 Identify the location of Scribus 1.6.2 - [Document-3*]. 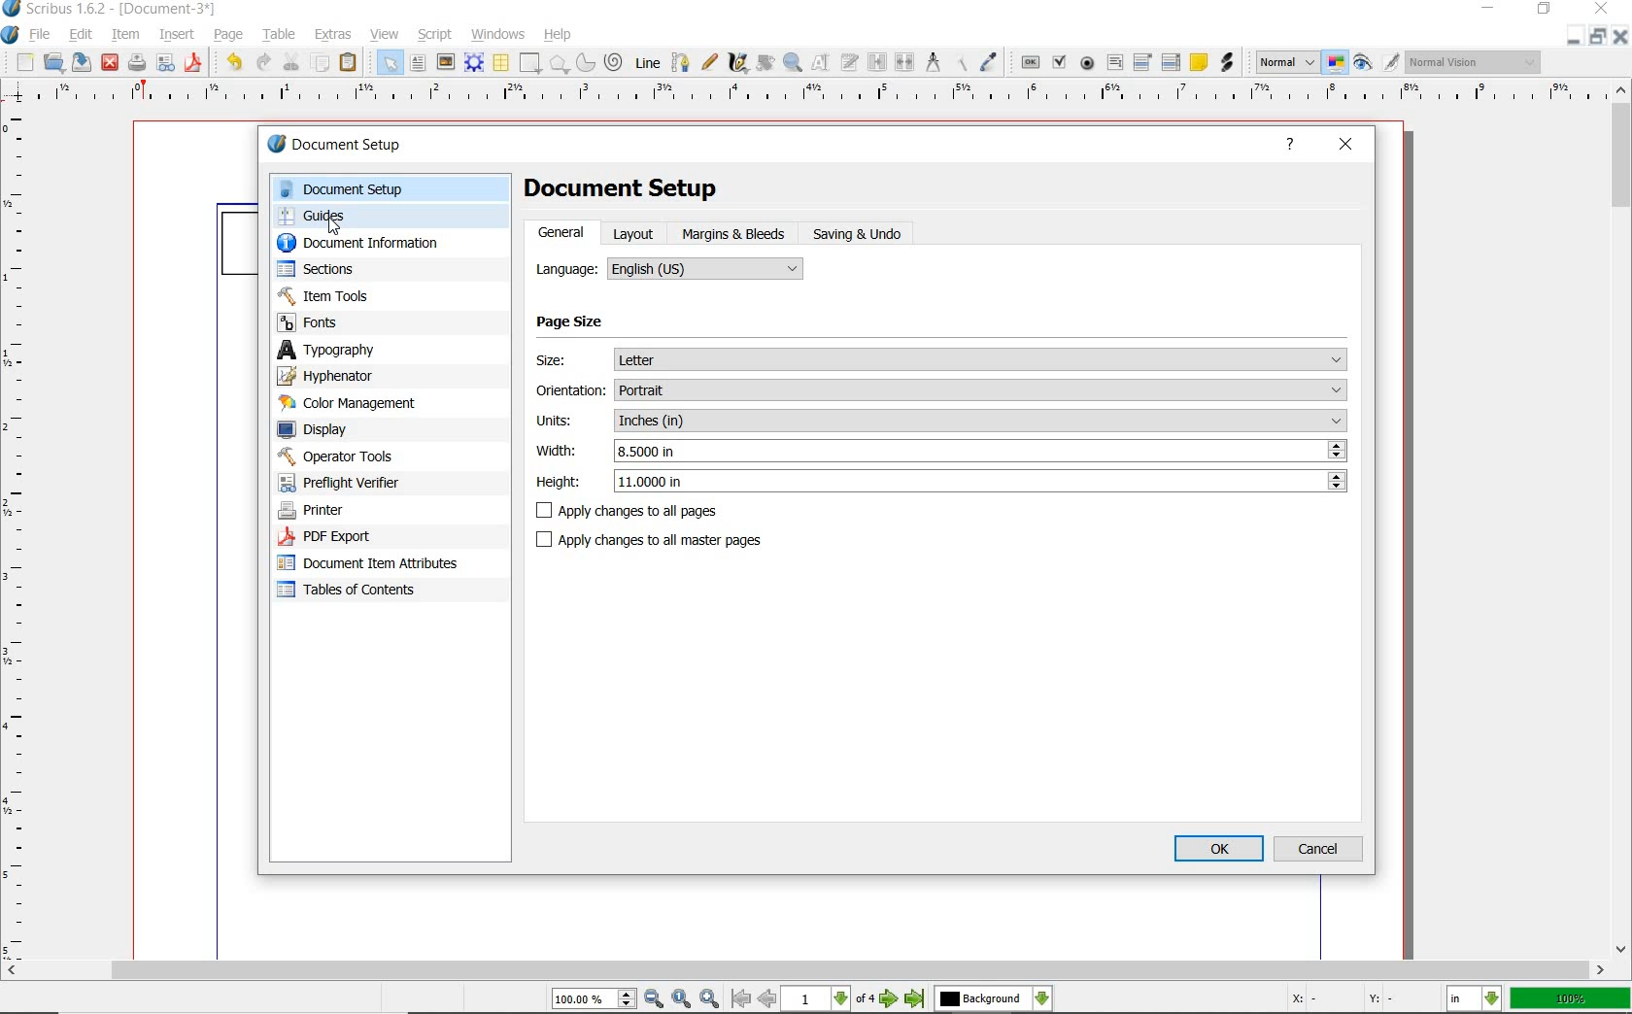
(110, 10).